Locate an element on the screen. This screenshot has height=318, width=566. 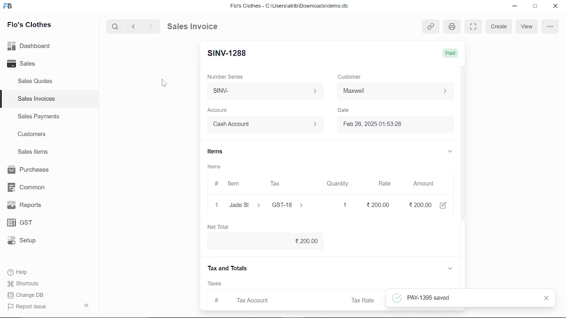
Sales Invoices is located at coordinates (39, 100).